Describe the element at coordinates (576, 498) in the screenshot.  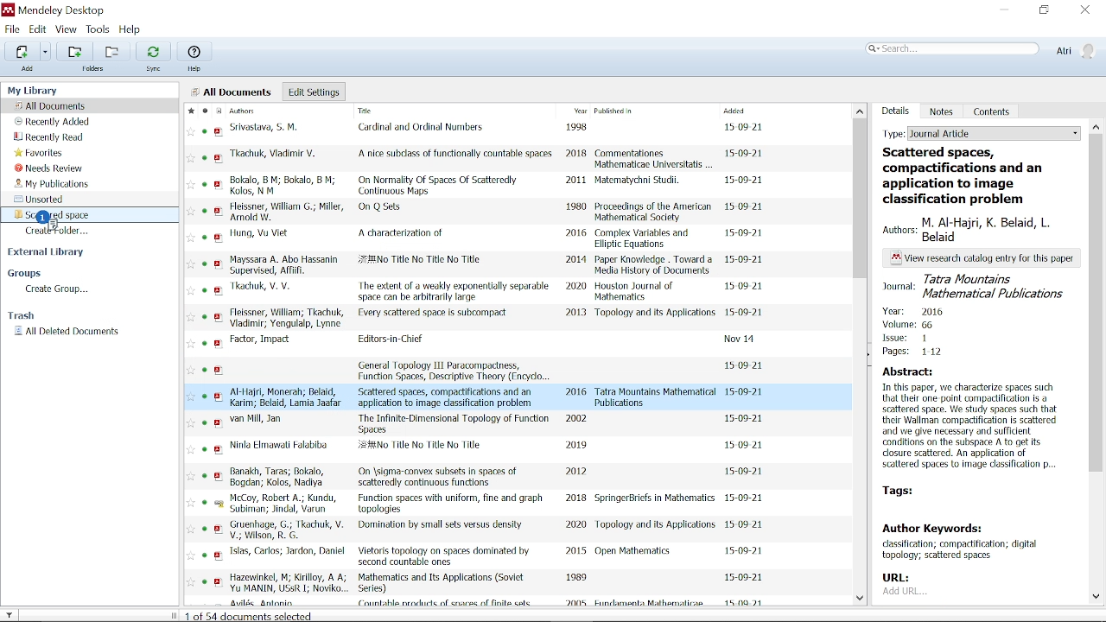
I see `2018` at that location.